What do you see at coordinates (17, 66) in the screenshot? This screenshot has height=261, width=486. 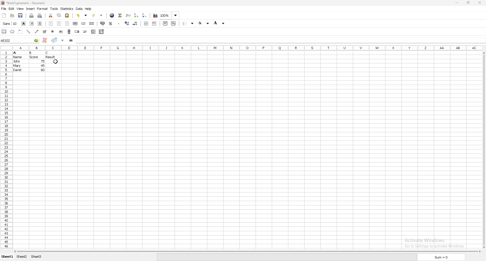 I see `mary` at bounding box center [17, 66].